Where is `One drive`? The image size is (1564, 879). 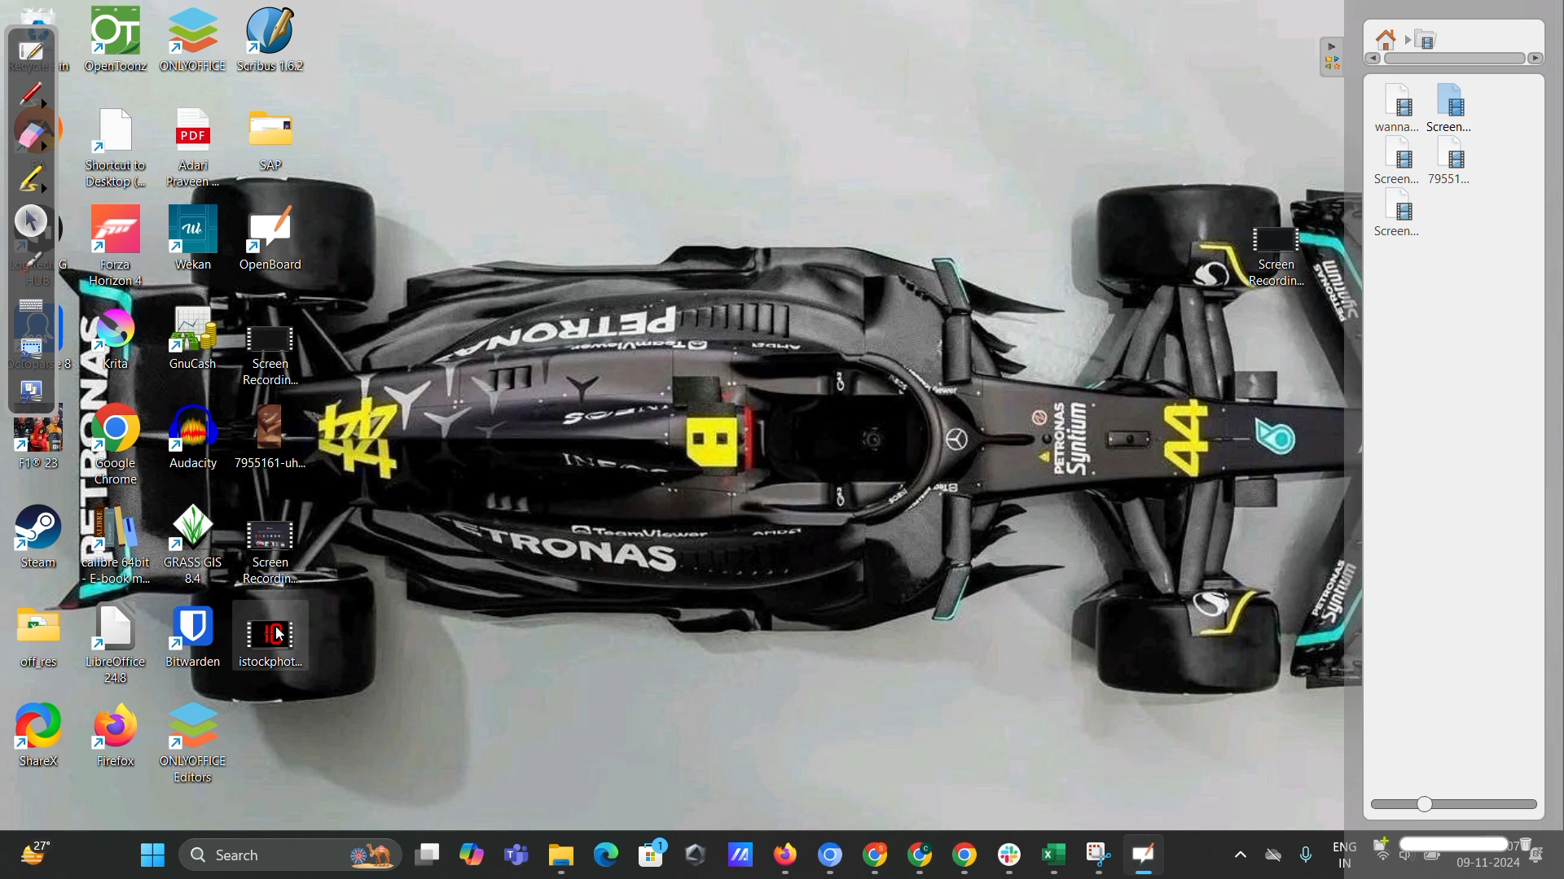
One drive is located at coordinates (1272, 856).